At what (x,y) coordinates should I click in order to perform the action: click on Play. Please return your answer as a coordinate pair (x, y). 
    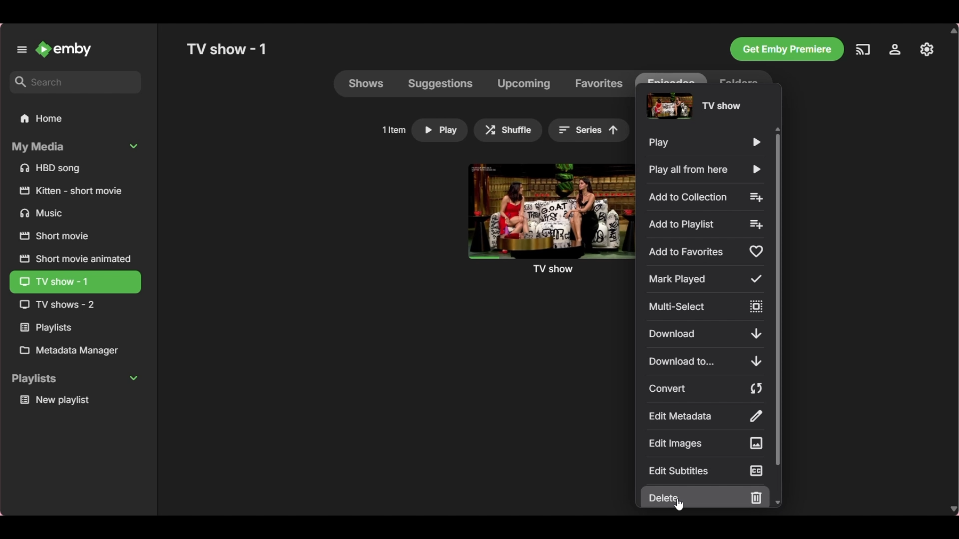
    Looking at the image, I should click on (704, 143).